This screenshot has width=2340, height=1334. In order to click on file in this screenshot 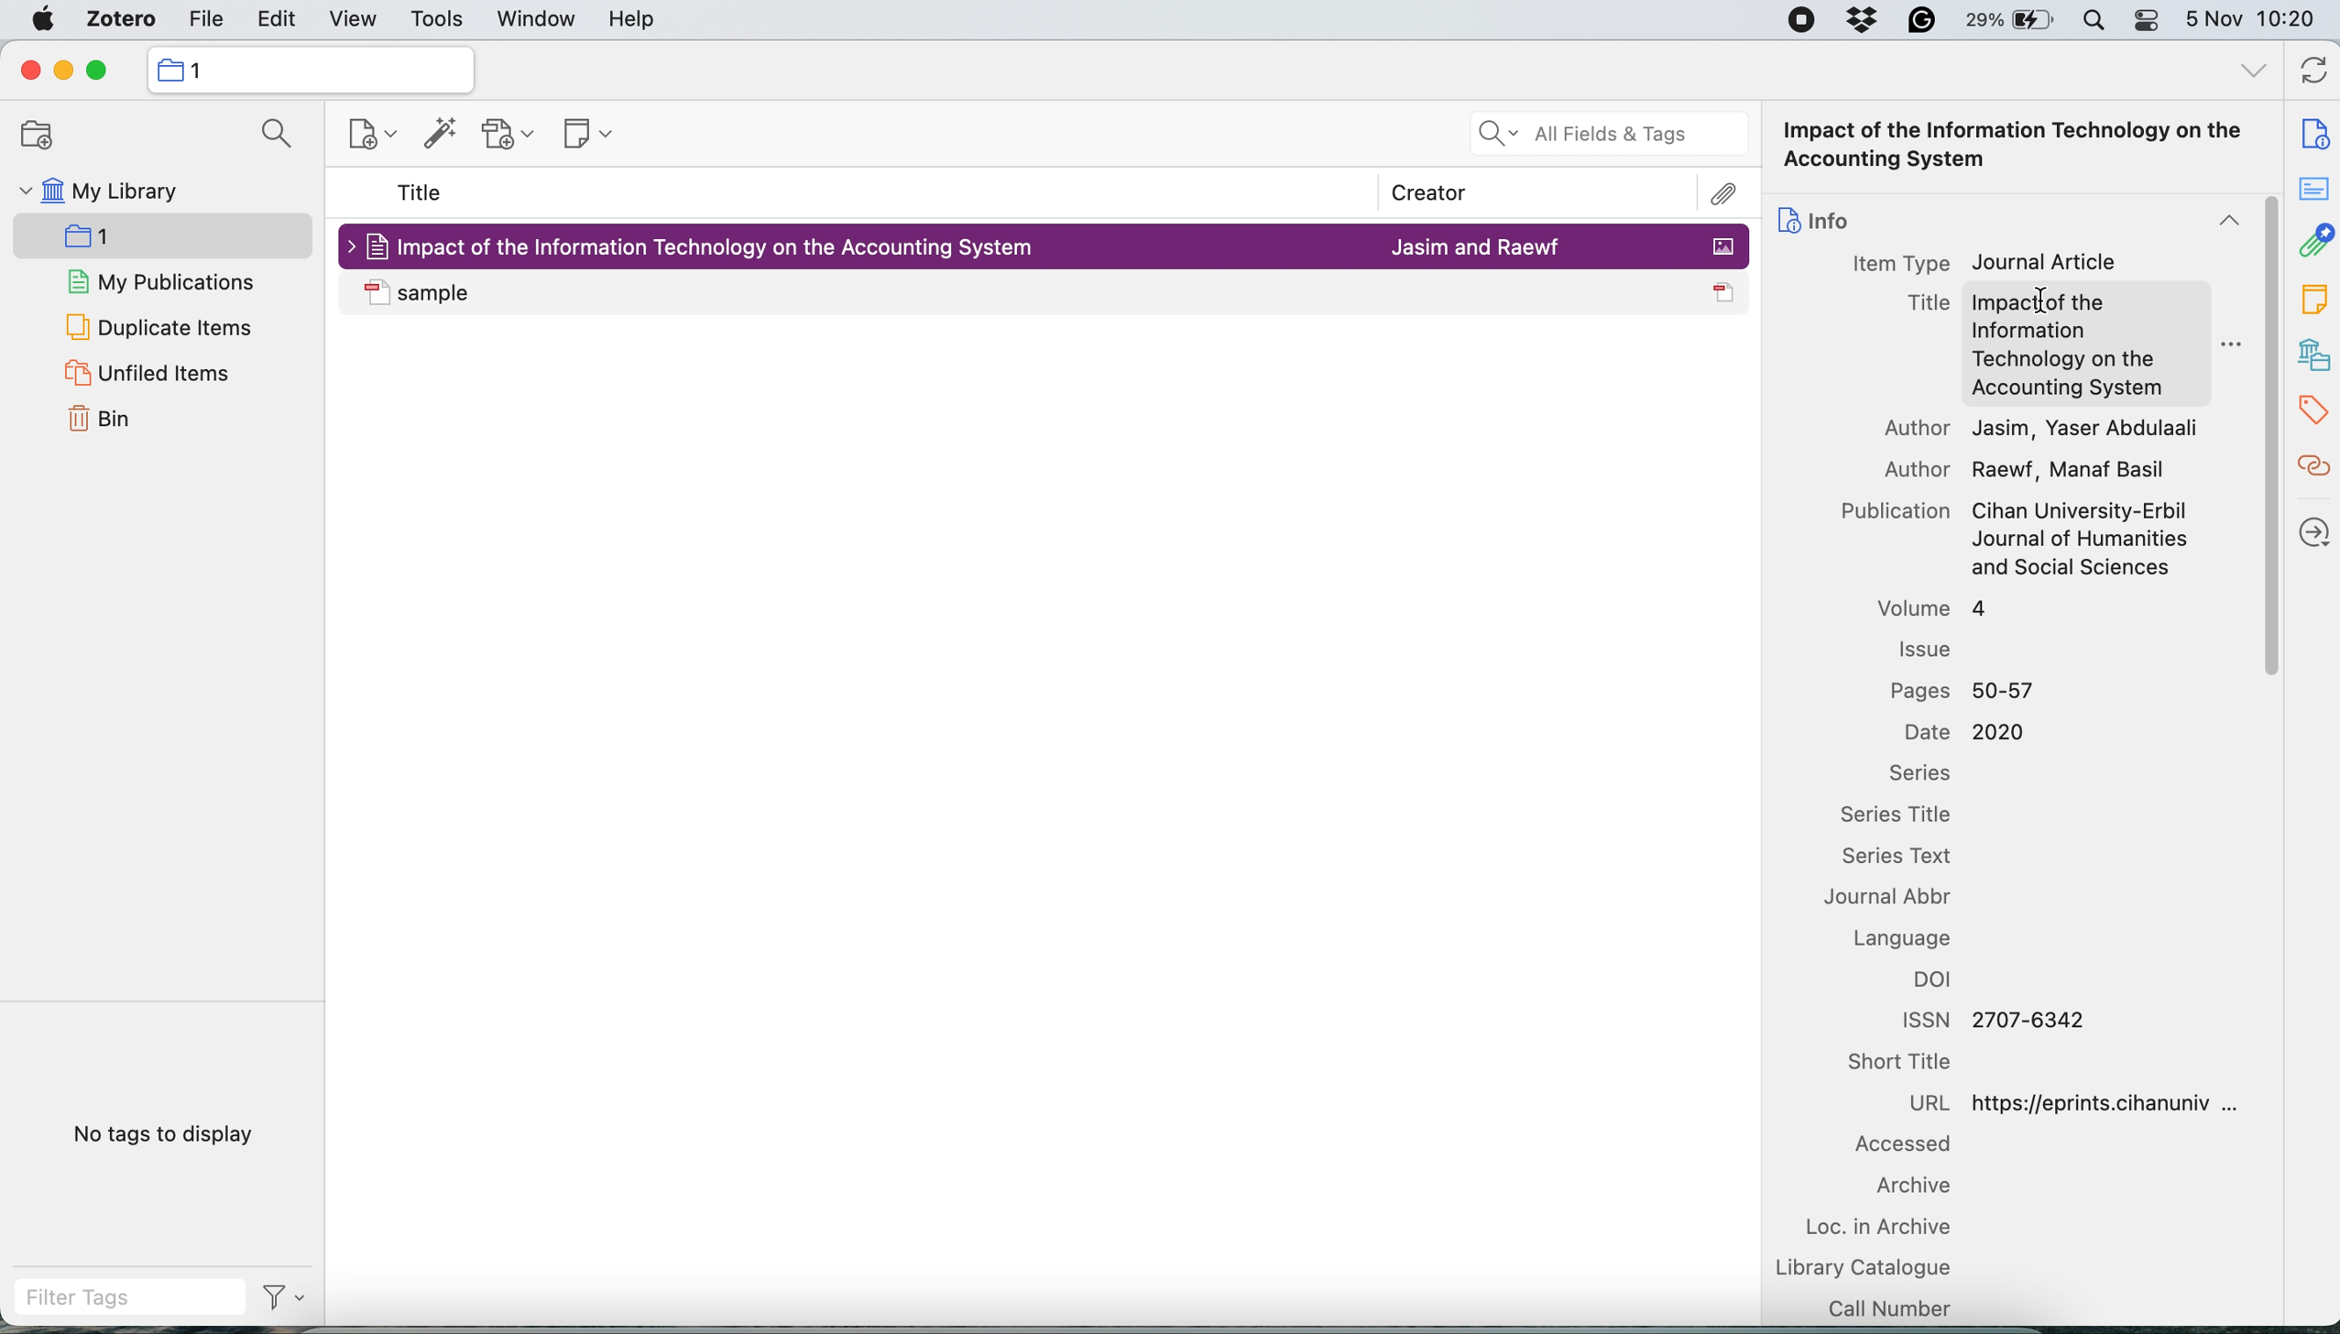, I will do `click(205, 19)`.